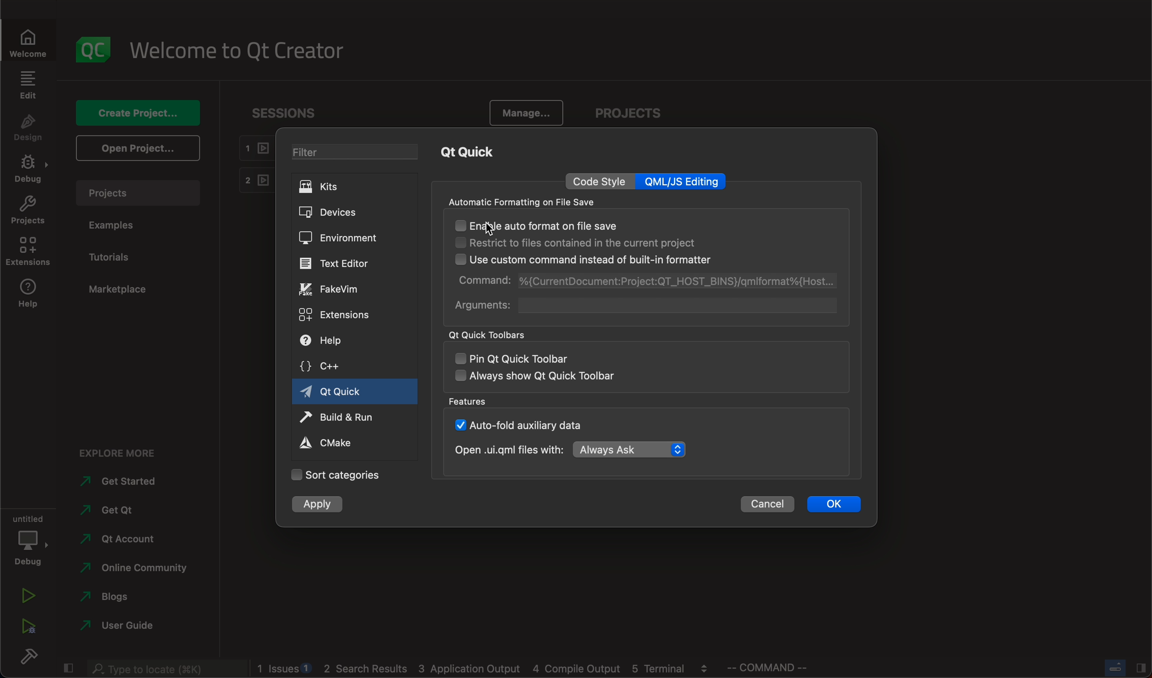 This screenshot has height=678, width=1152. I want to click on design, so click(28, 128).